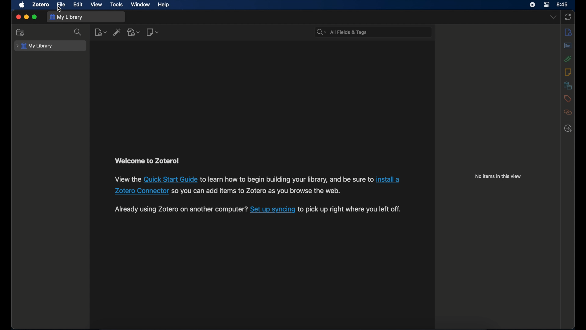  I want to click on software information, so click(351, 210).